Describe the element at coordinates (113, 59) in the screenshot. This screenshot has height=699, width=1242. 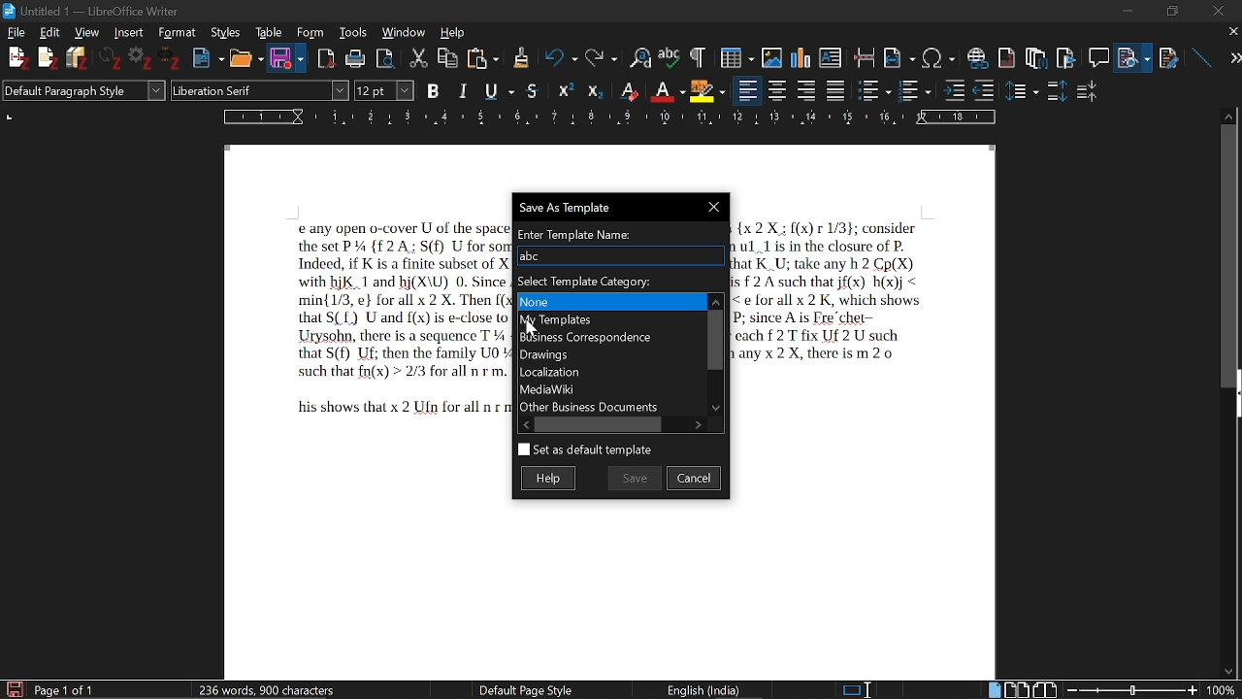
I see `` at that location.